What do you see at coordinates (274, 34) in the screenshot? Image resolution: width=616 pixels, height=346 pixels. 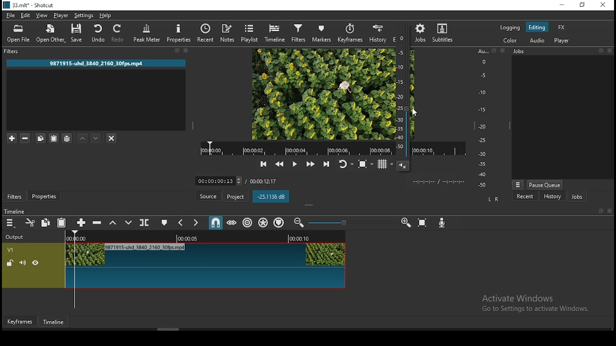 I see `timeline` at bounding box center [274, 34].